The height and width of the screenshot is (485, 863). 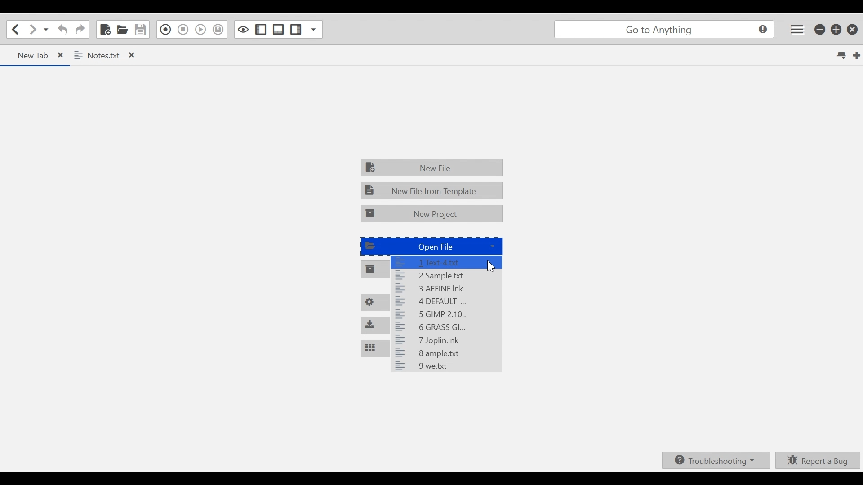 I want to click on minimize, so click(x=819, y=30).